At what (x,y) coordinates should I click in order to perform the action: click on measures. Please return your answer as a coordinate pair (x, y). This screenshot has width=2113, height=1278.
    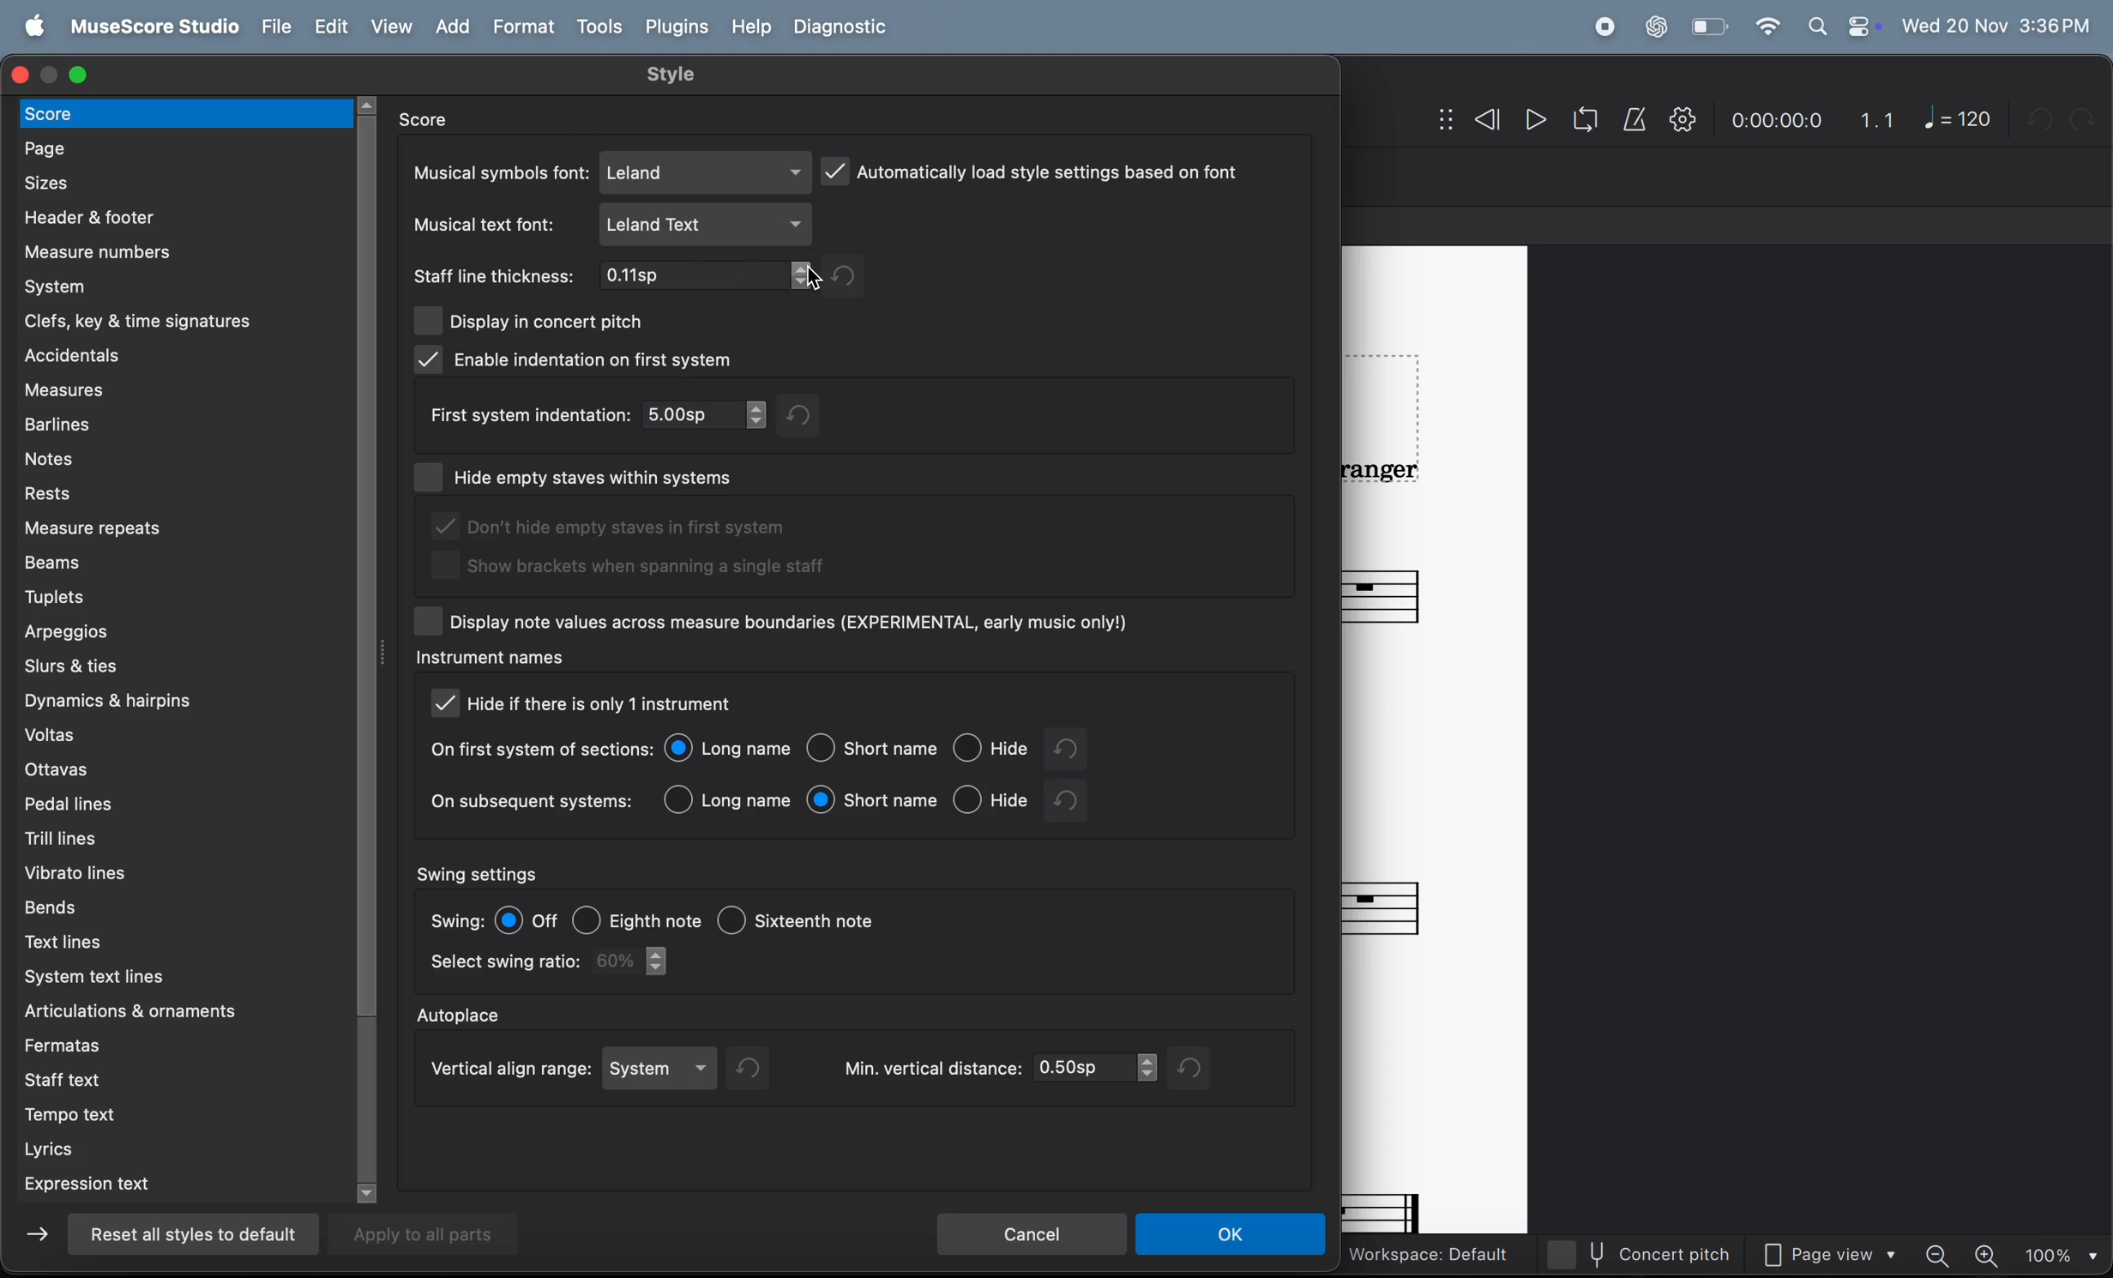
    Looking at the image, I should click on (178, 391).